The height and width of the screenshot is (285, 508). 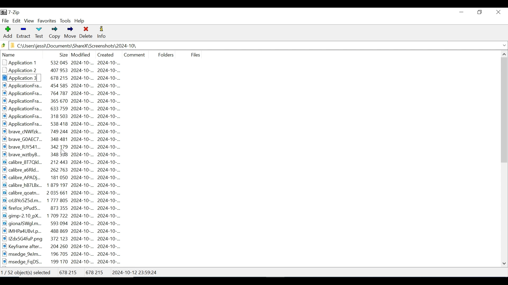 I want to click on calibre_goatn... 2035661 2024-10-... 2024-10-..., so click(x=70, y=193).